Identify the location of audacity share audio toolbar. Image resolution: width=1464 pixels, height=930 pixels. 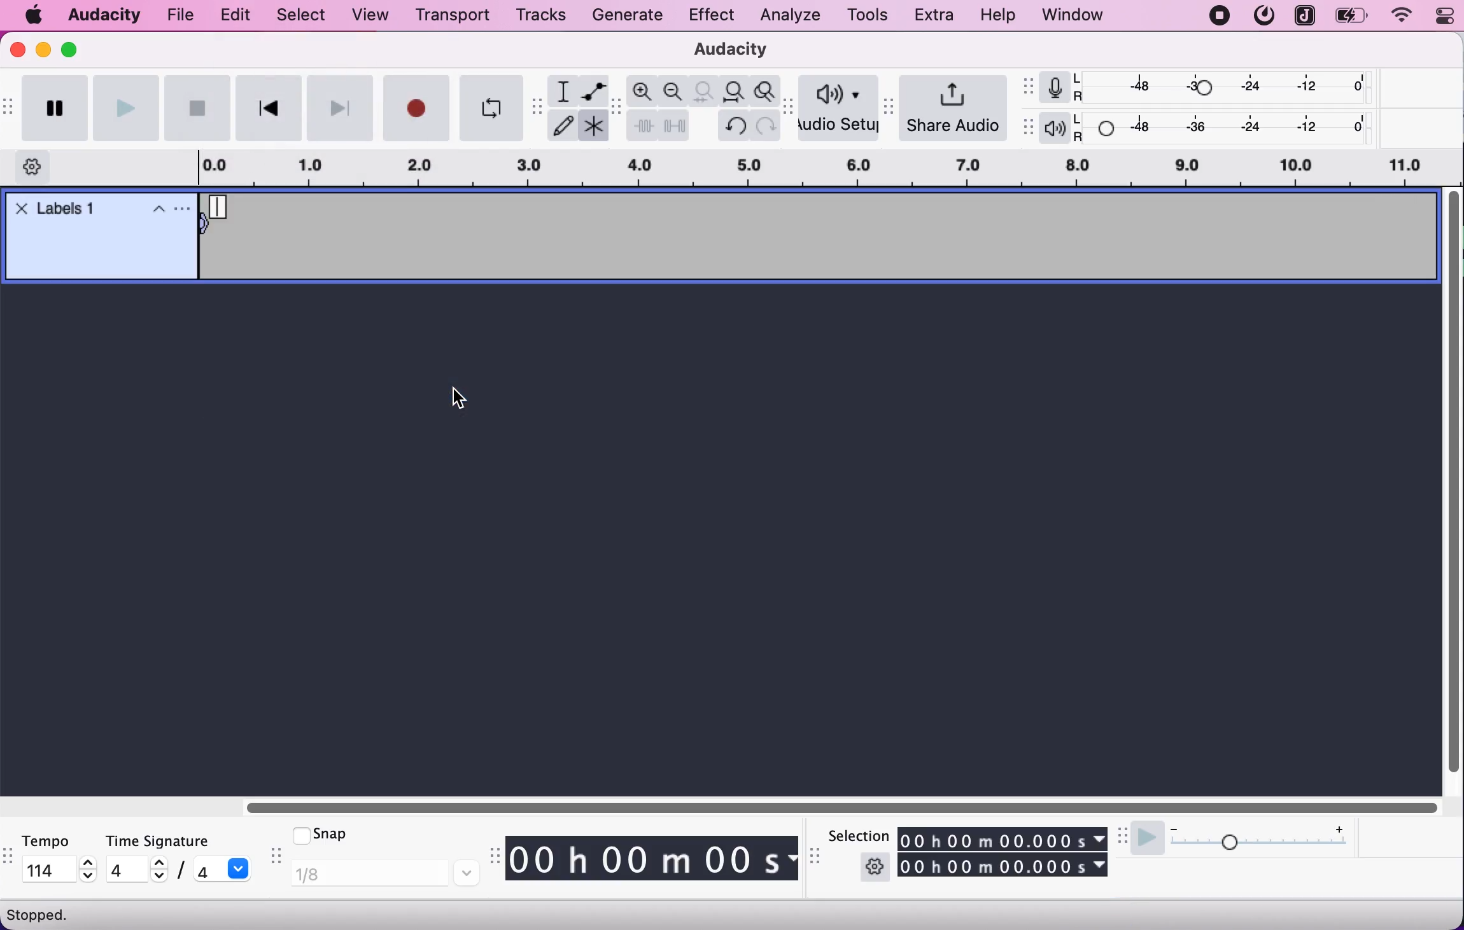
(892, 102).